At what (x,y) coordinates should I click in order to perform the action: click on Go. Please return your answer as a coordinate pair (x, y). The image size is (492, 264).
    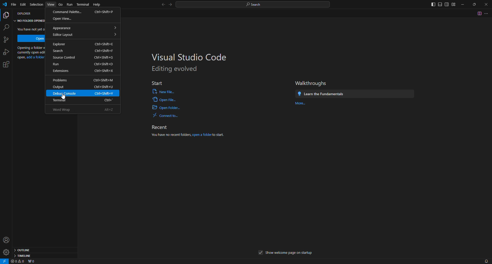
    Looking at the image, I should click on (60, 5).